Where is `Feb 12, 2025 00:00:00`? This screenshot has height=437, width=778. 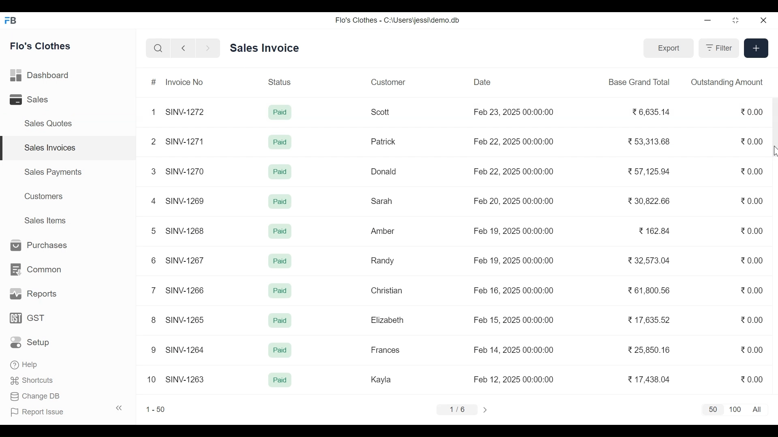
Feb 12, 2025 00:00:00 is located at coordinates (513, 379).